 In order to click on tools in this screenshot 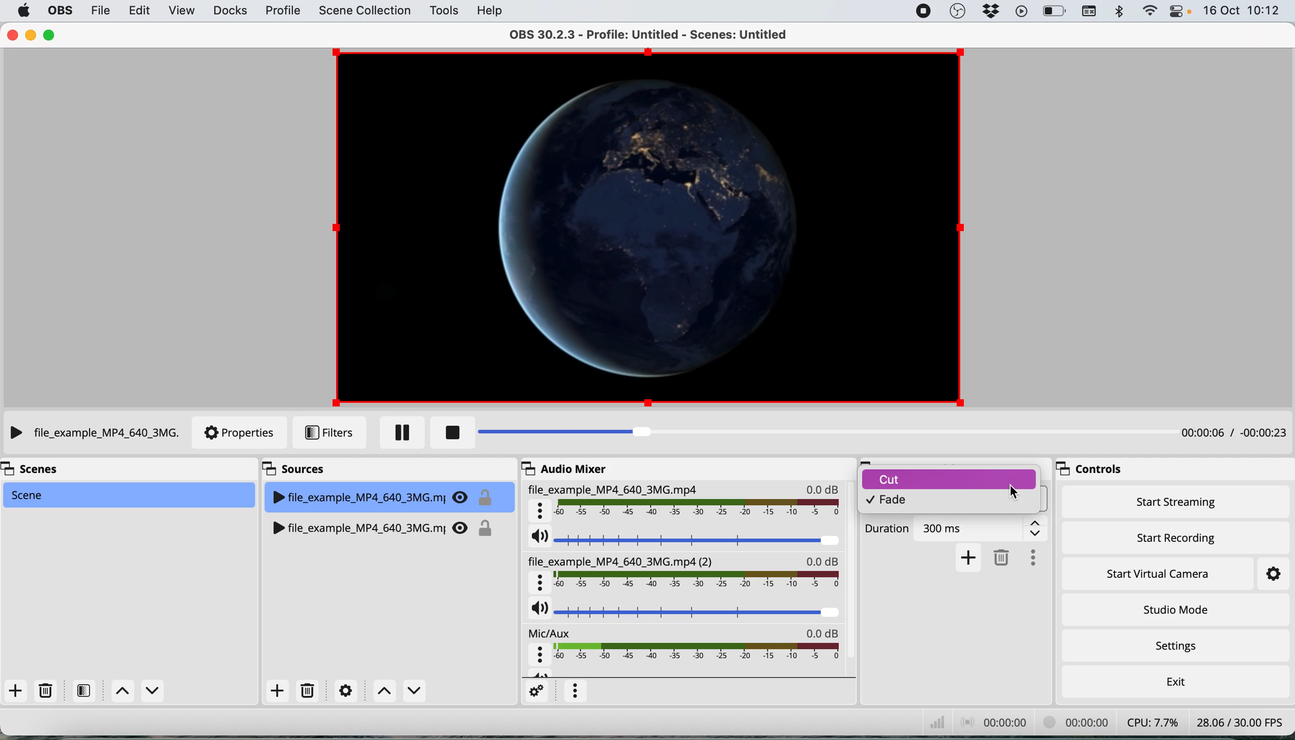, I will do `click(446, 10)`.